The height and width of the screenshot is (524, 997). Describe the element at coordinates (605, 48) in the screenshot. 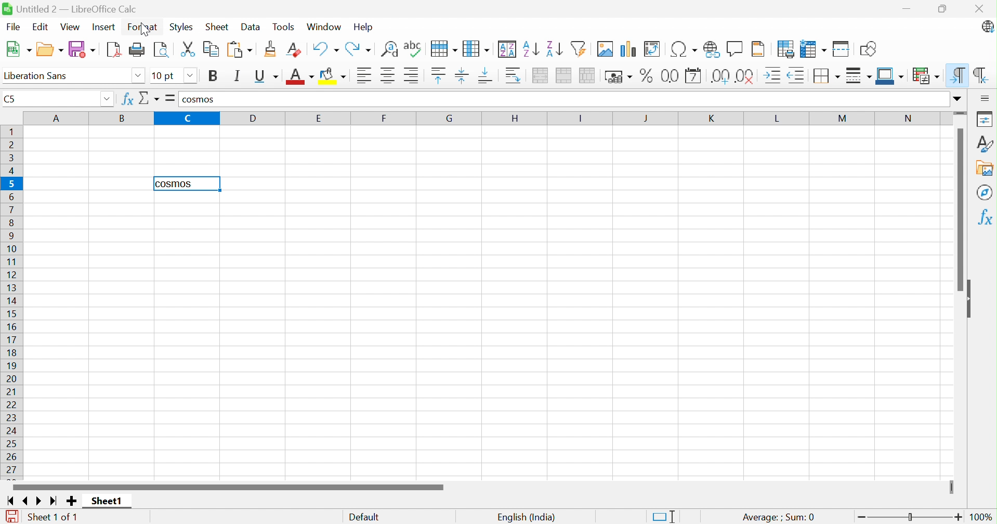

I see `Insert image` at that location.